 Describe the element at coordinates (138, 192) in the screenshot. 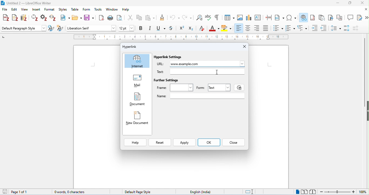

I see `default page style` at that location.